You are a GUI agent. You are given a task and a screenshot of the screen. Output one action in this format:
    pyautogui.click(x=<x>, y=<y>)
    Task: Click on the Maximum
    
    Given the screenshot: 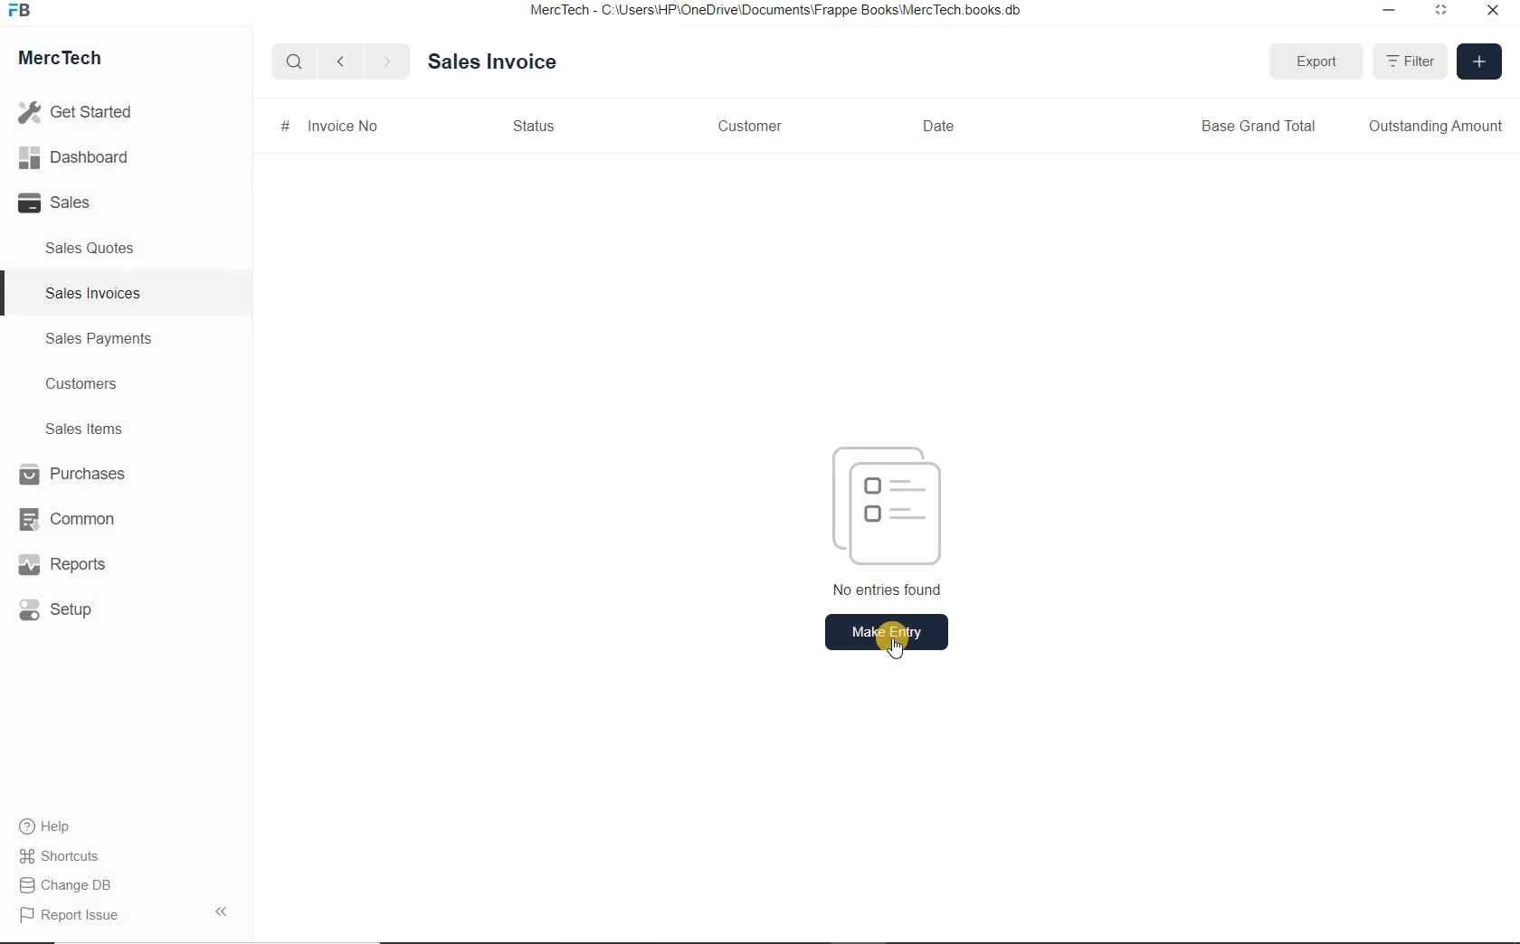 What is the action you would take?
    pyautogui.click(x=1441, y=13)
    